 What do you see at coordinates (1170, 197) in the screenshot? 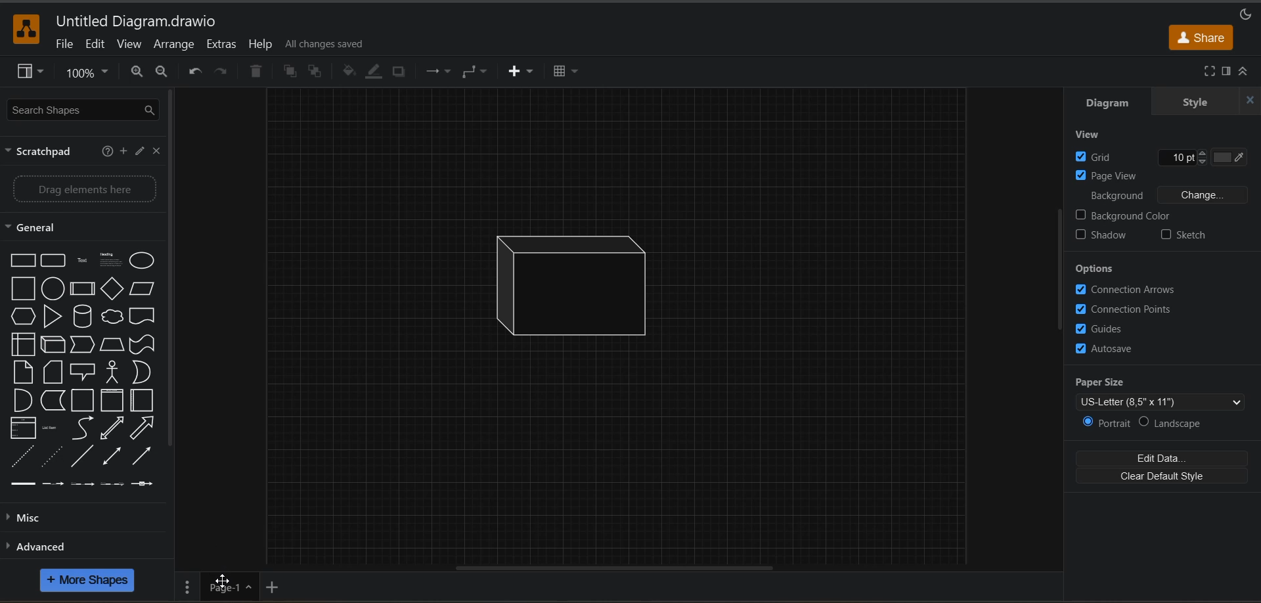
I see `background` at bounding box center [1170, 197].